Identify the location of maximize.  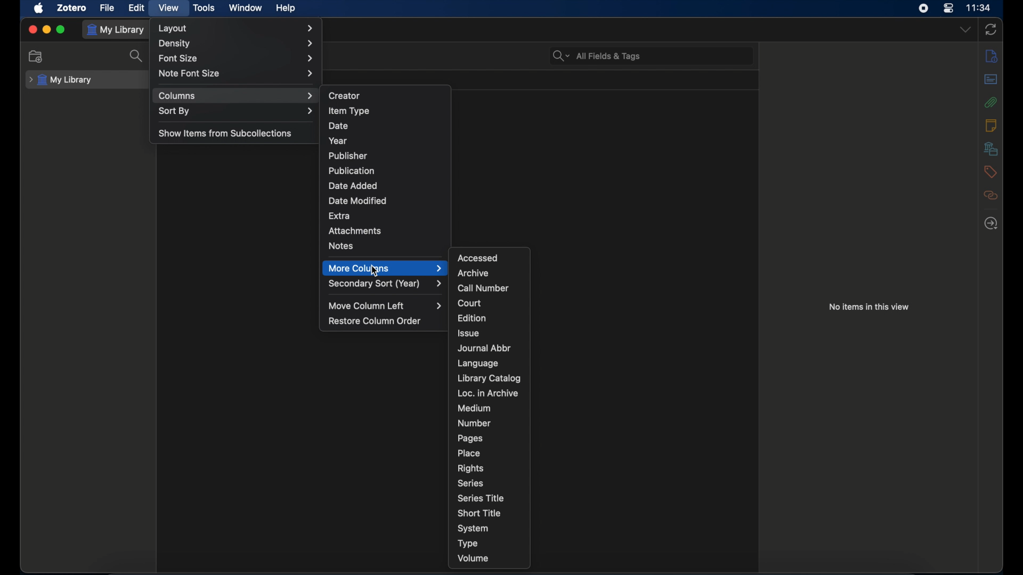
(61, 29).